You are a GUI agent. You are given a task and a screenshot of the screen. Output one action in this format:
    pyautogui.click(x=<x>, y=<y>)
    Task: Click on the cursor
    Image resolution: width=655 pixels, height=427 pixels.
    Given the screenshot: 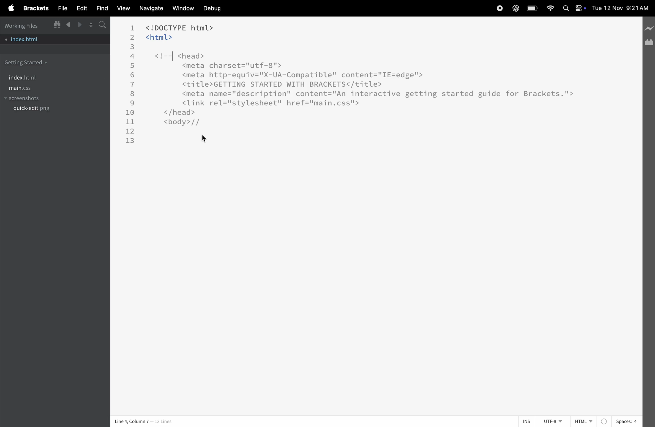 What is the action you would take?
    pyautogui.click(x=204, y=138)
    